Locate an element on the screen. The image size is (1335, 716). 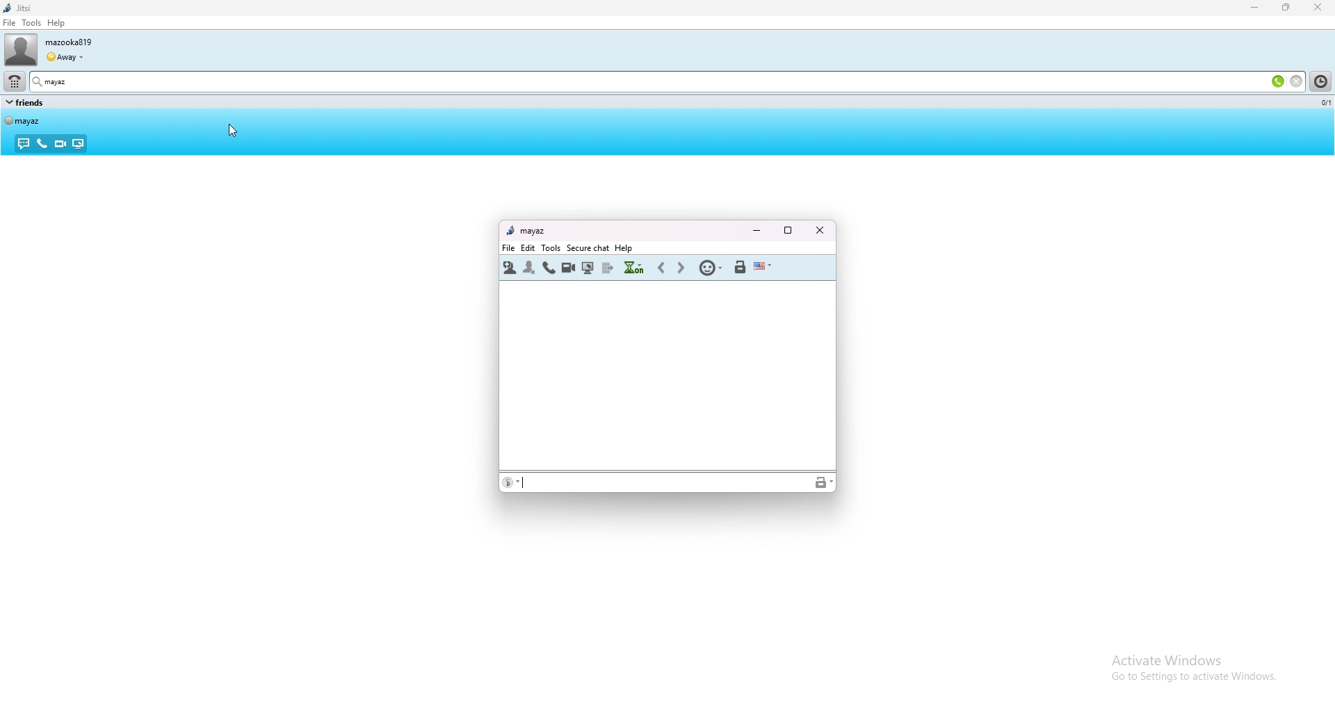
close is located at coordinates (820, 231).